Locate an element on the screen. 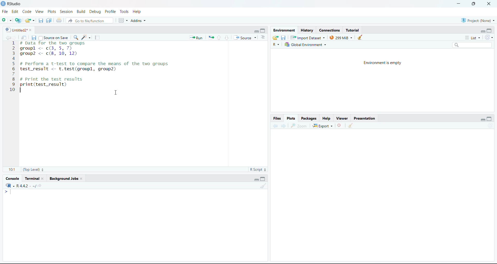  Files is located at coordinates (277, 118).